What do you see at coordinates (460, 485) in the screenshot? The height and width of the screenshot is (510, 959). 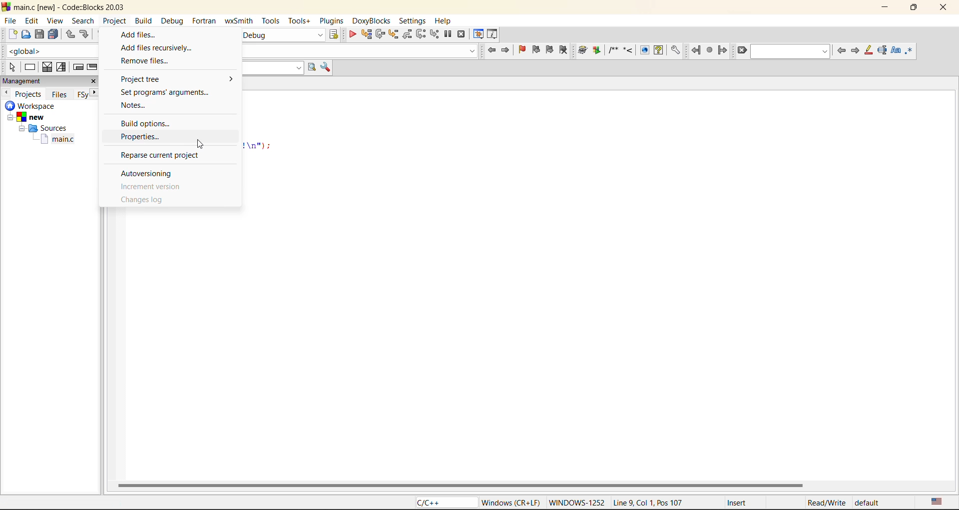 I see `horizontal scroll bar` at bounding box center [460, 485].